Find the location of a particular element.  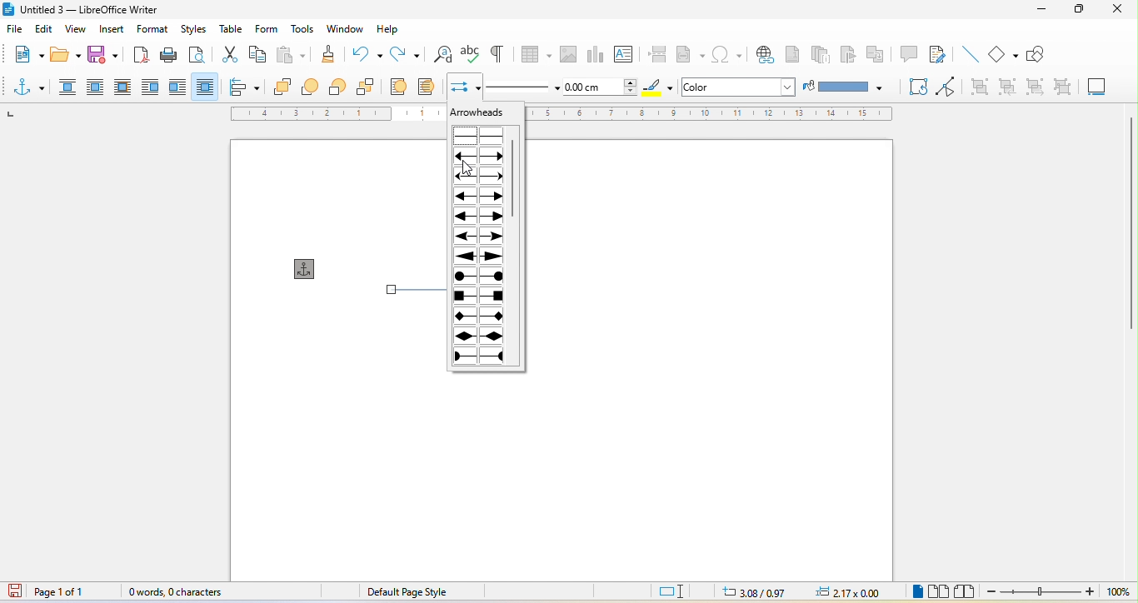

hyperlink is located at coordinates (765, 54).